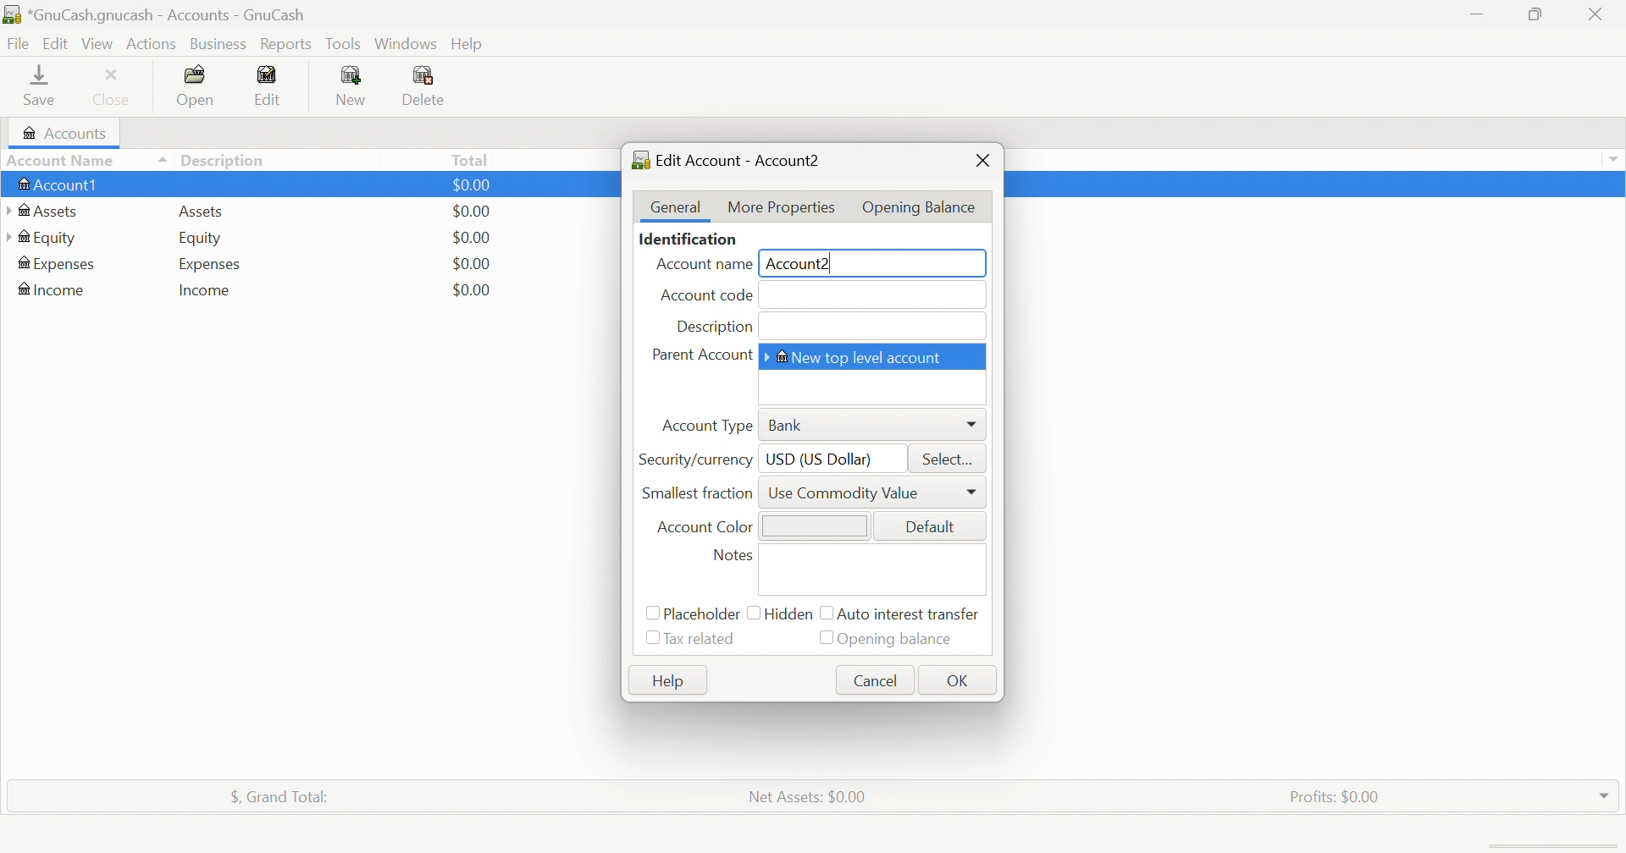 The height and width of the screenshot is (853, 1626). I want to click on Drop Down, so click(1617, 162).